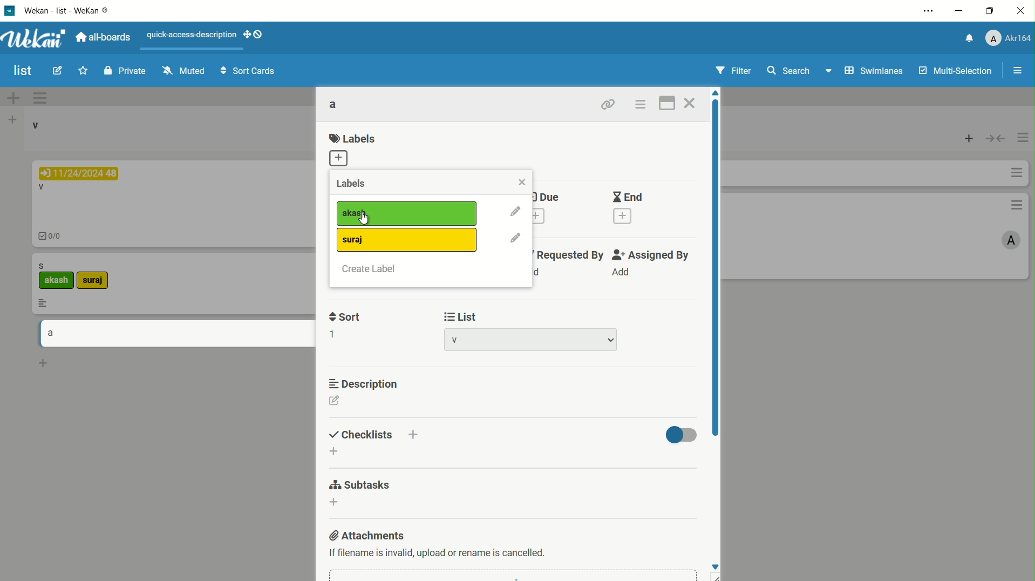 Image resolution: width=1035 pixels, height=581 pixels. What do you see at coordinates (1013, 173) in the screenshot?
I see `options` at bounding box center [1013, 173].